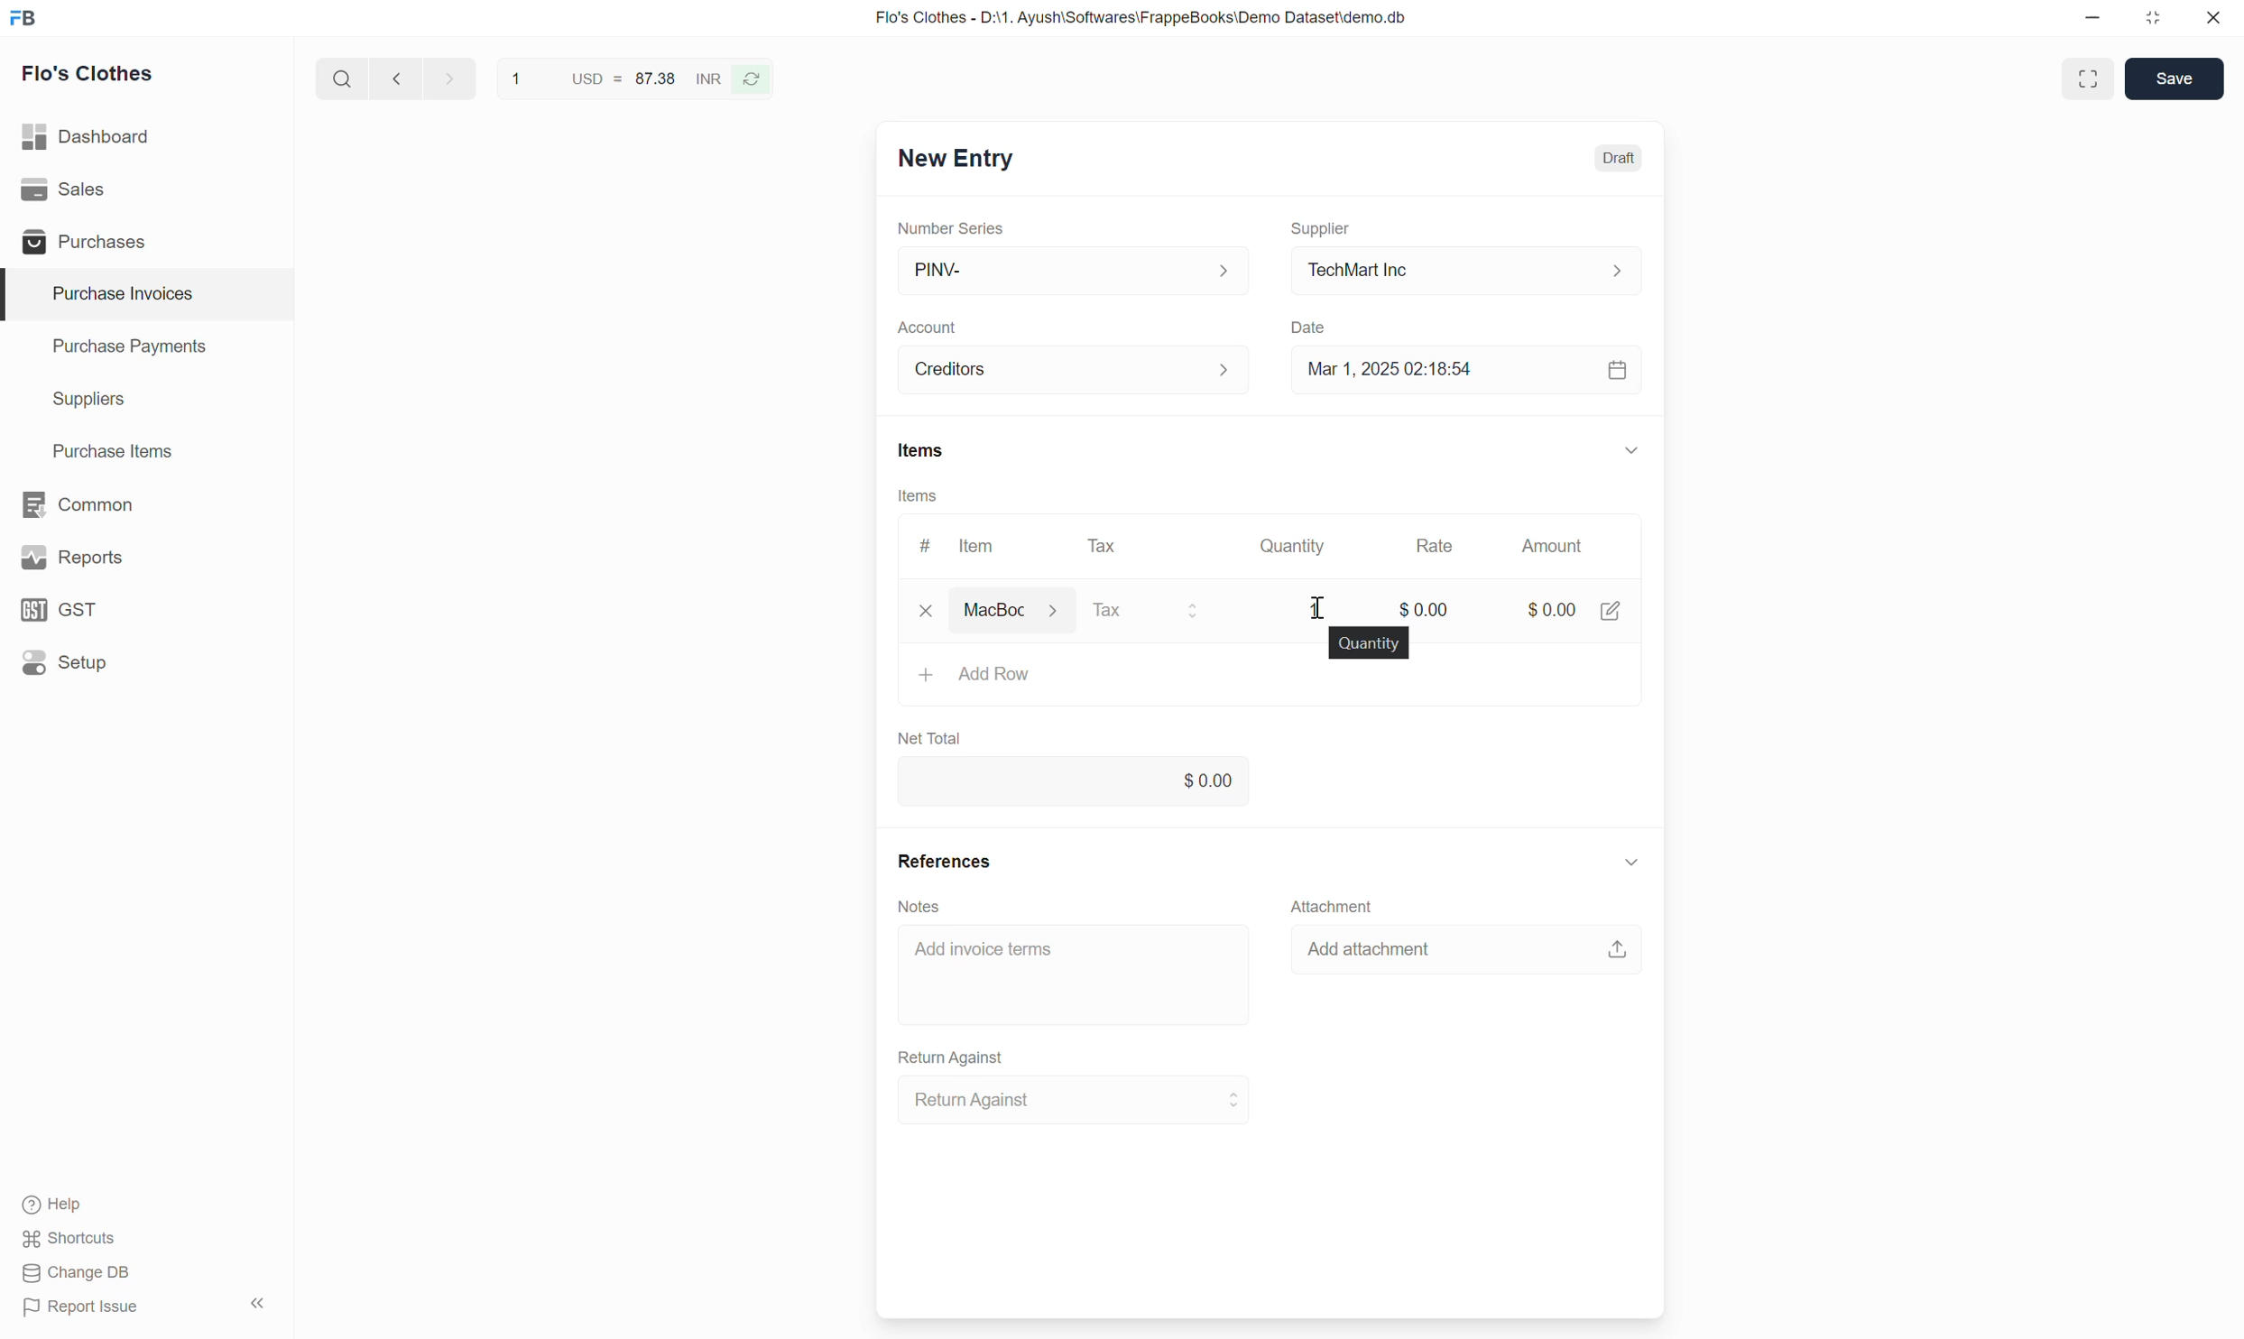 The height and width of the screenshot is (1339, 2244). Describe the element at coordinates (959, 546) in the screenshot. I see `# Item` at that location.